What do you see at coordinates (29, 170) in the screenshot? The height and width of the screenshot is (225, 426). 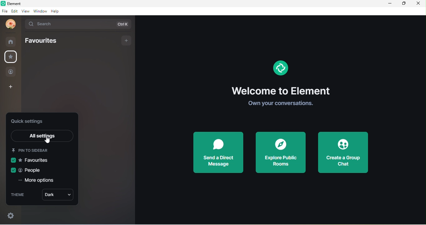 I see `people` at bounding box center [29, 170].